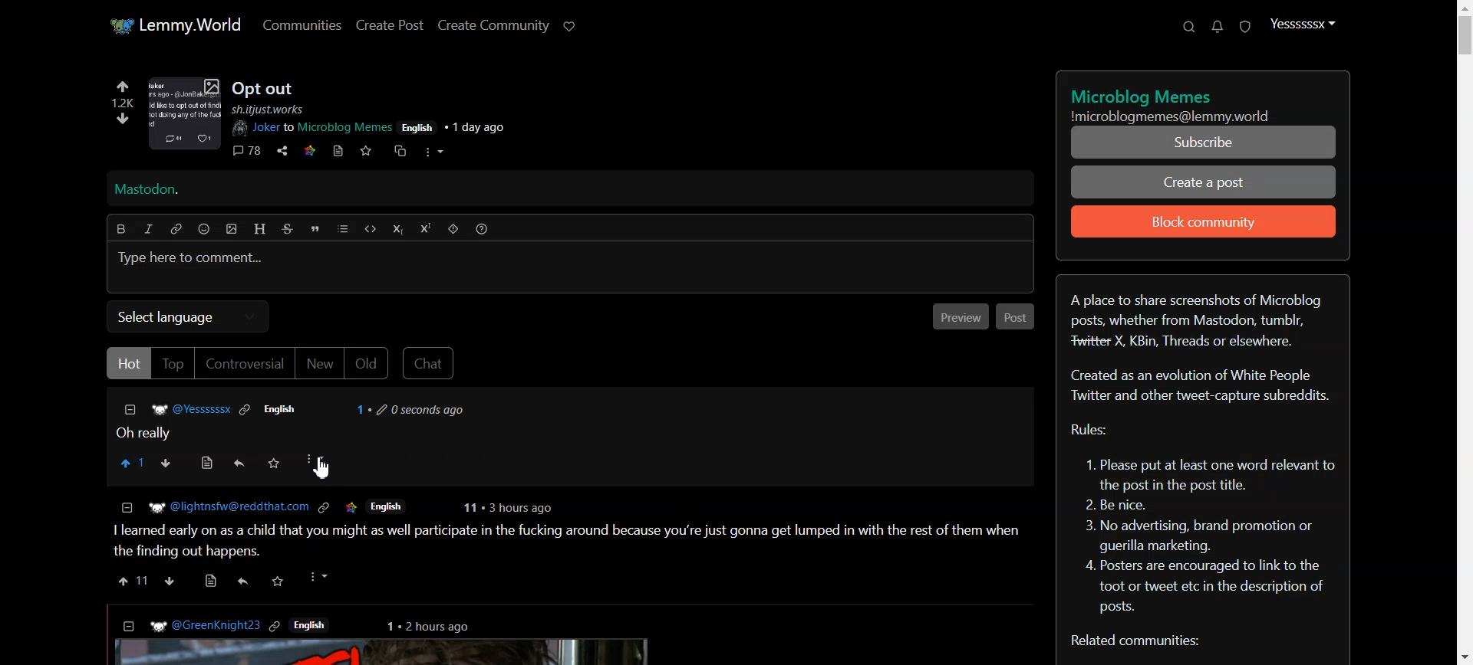 This screenshot has height=665, width=1473. I want to click on Header, so click(260, 229).